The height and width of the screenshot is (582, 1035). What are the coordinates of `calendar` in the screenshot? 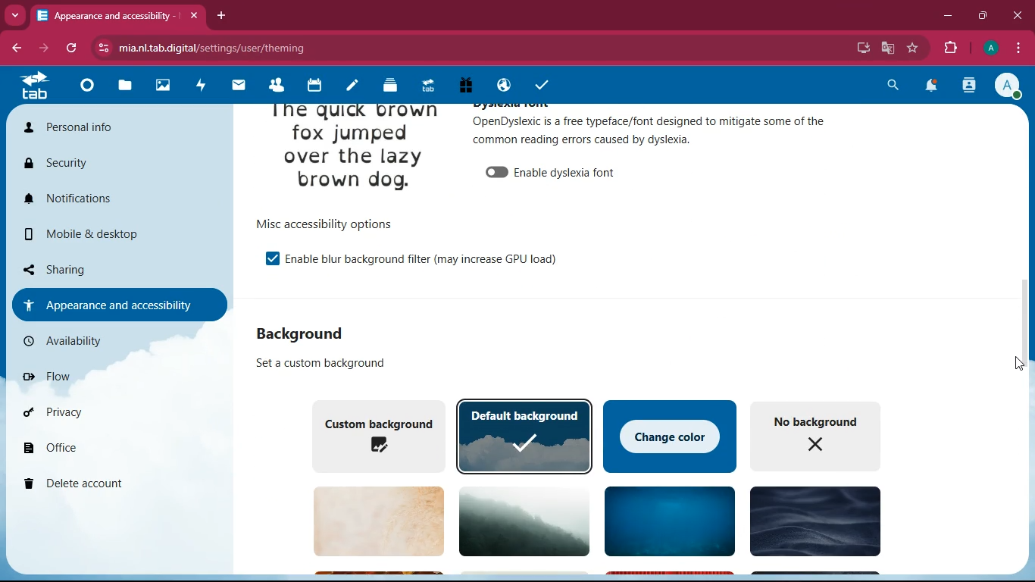 It's located at (312, 87).